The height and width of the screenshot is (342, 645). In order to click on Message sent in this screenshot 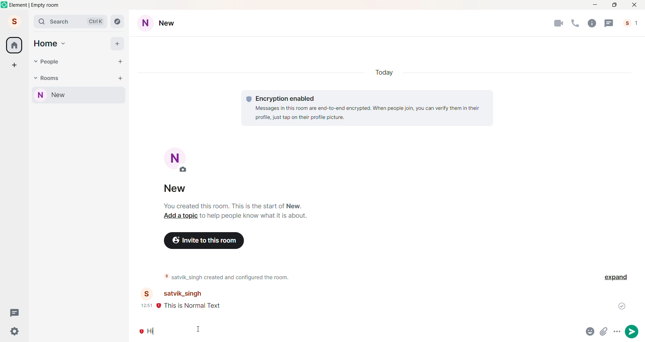, I will do `click(622, 306)`.